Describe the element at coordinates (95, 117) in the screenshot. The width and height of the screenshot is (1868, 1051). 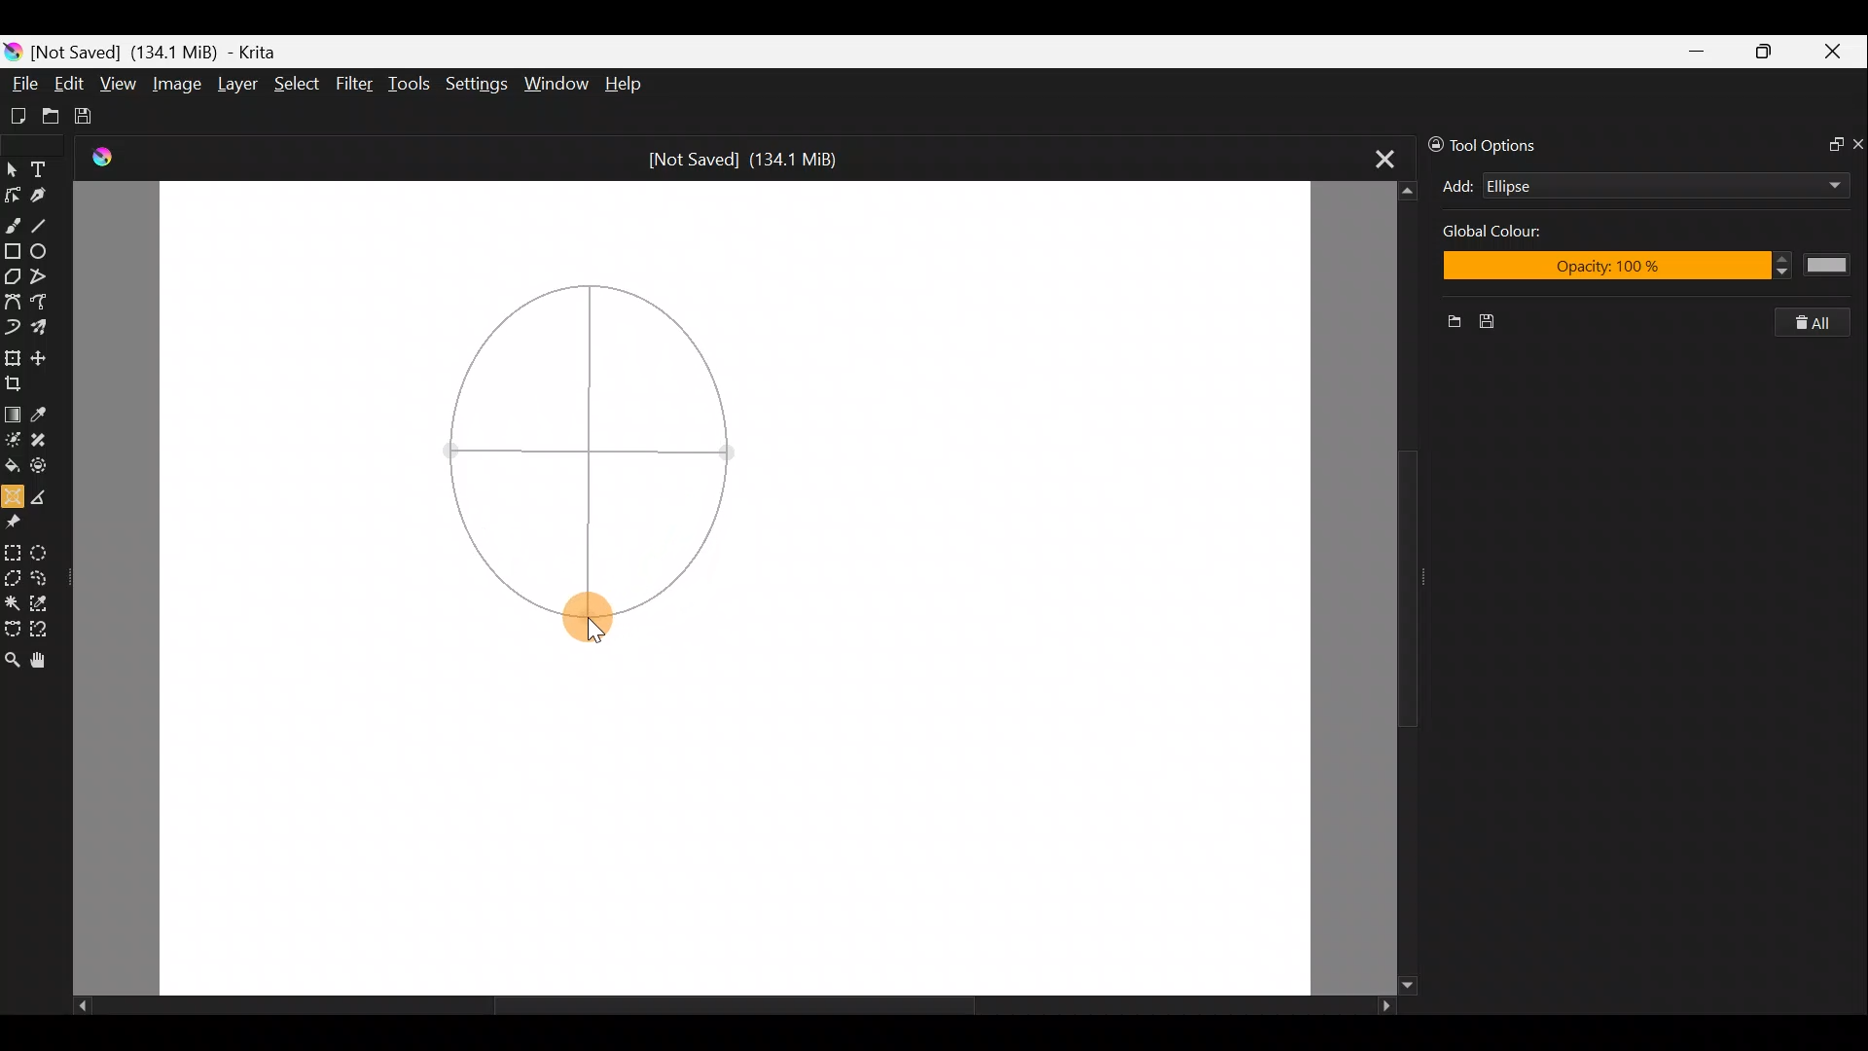
I see `Save` at that location.